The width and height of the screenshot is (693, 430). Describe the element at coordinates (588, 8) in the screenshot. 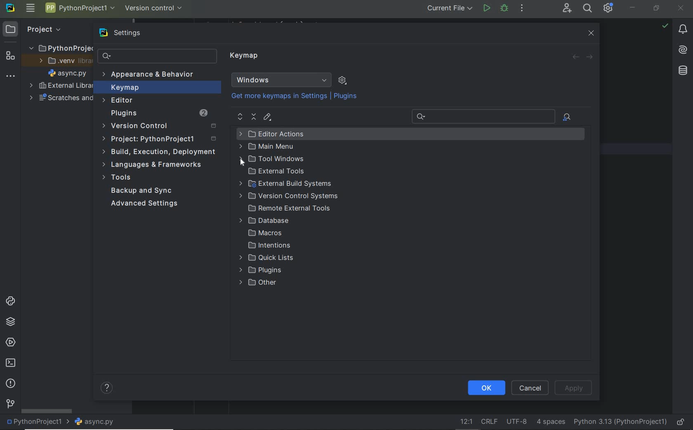

I see `search everywhere` at that location.